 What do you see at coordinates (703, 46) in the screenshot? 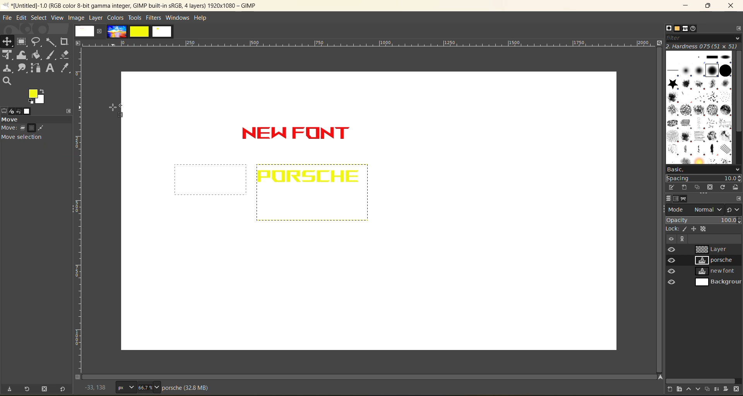
I see `hardness` at bounding box center [703, 46].